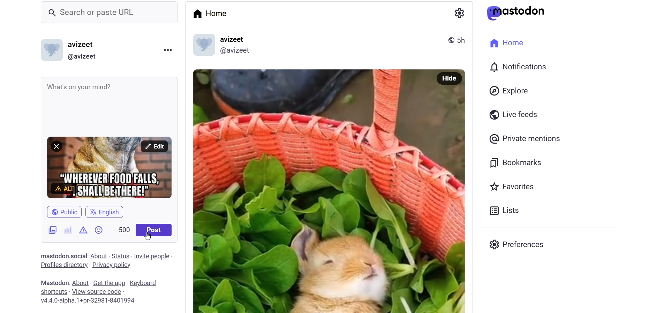 This screenshot has width=657, height=313. I want to click on preferences, so click(515, 243).